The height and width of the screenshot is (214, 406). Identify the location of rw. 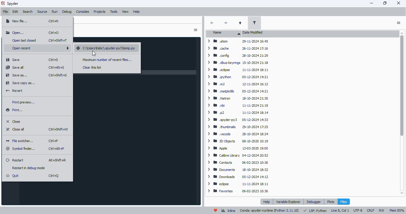
(382, 210).